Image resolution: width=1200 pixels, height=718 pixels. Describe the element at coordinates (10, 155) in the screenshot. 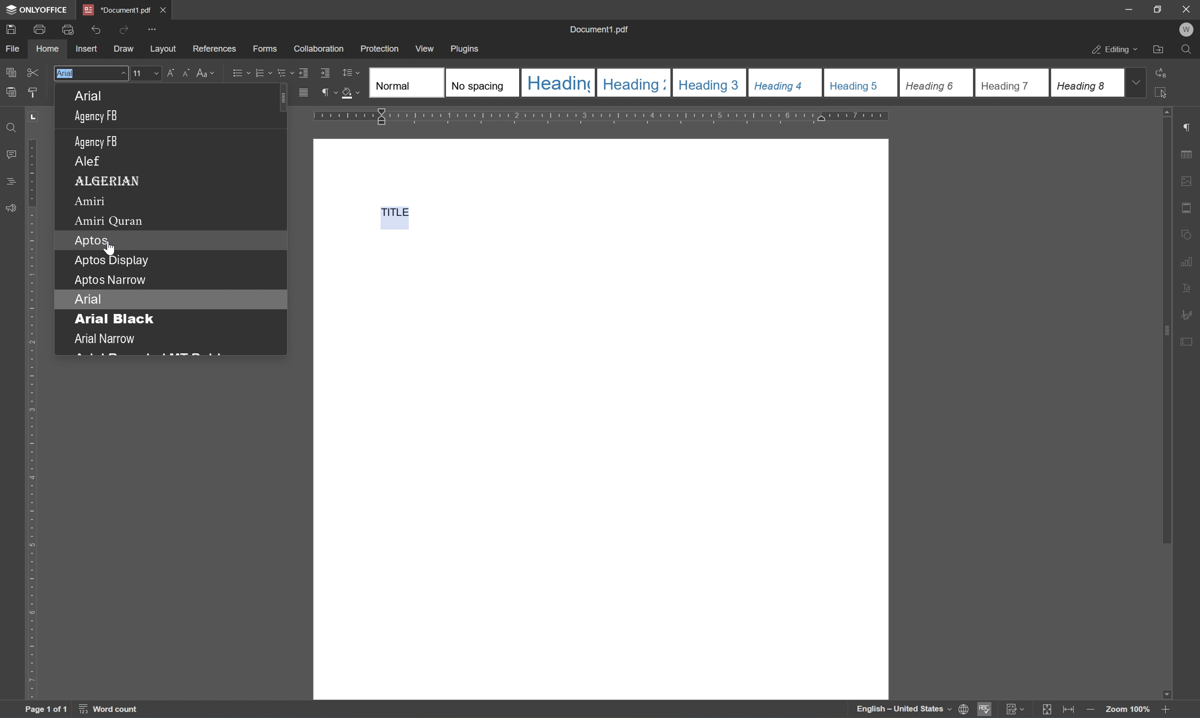

I see `comments` at that location.